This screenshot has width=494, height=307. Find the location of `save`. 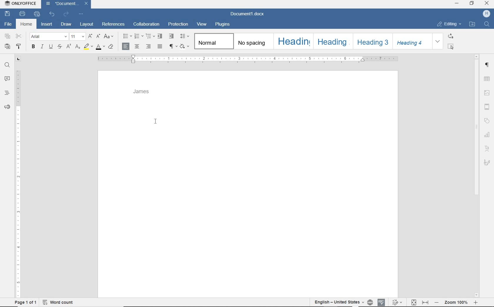

save is located at coordinates (8, 14).